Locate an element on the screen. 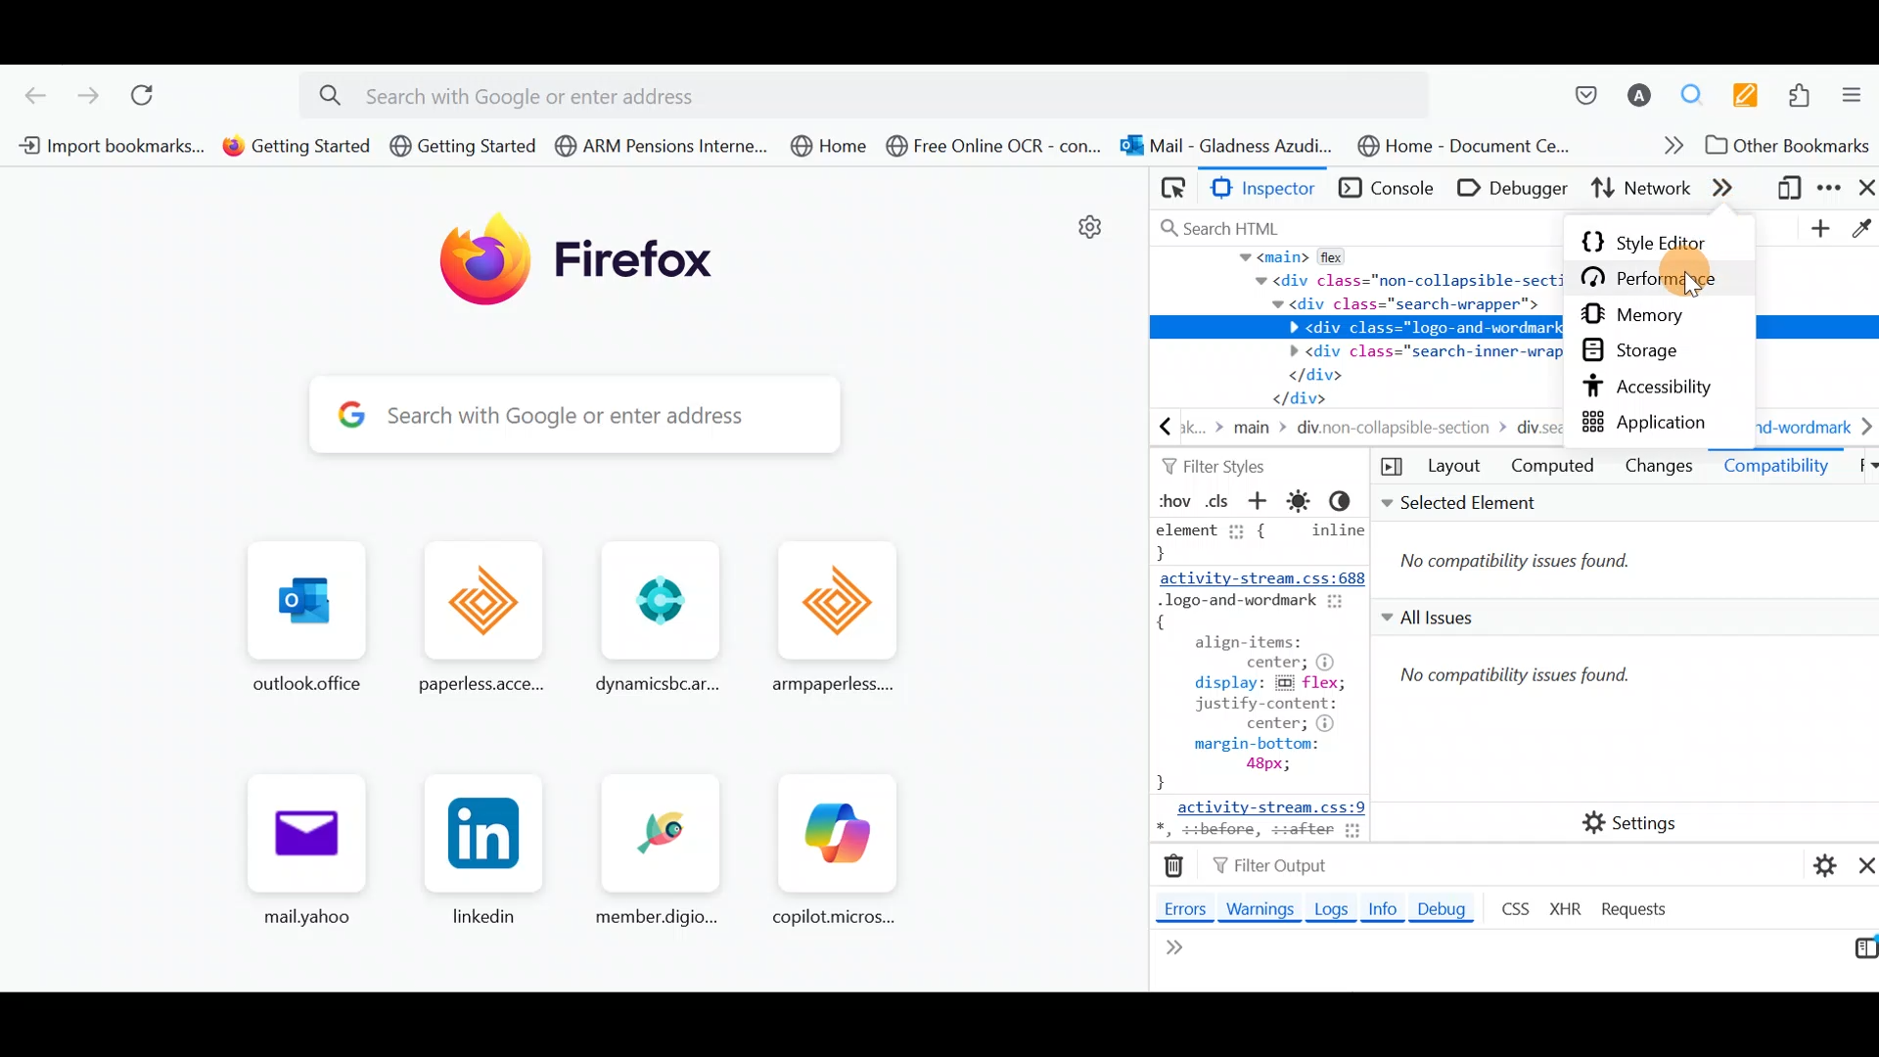 This screenshot has height=1057, width=1879. Changes is located at coordinates (1659, 467).